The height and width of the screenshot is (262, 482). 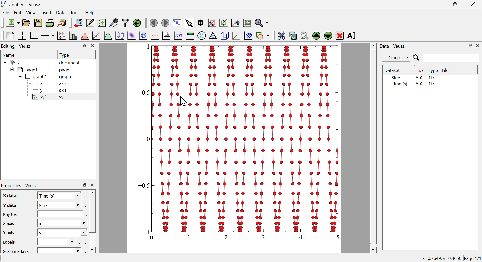 I want to click on labels, so click(x=10, y=242).